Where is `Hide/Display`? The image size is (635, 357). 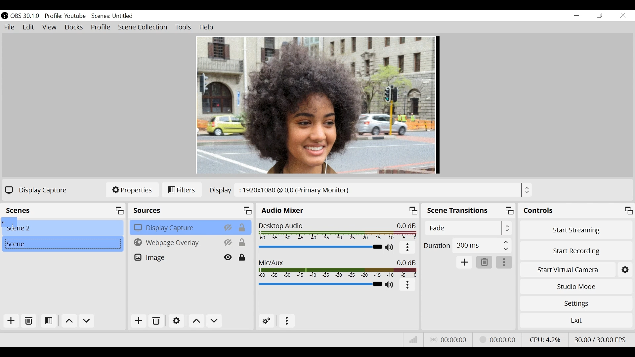 Hide/Display is located at coordinates (229, 257).